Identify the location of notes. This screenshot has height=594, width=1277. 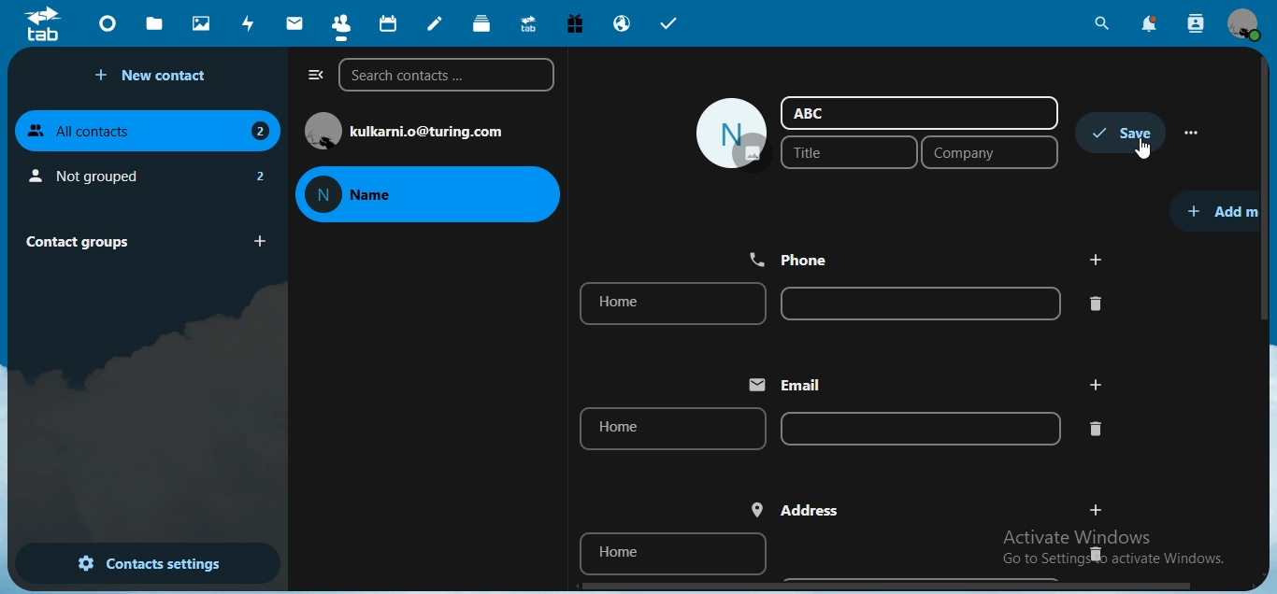
(437, 23).